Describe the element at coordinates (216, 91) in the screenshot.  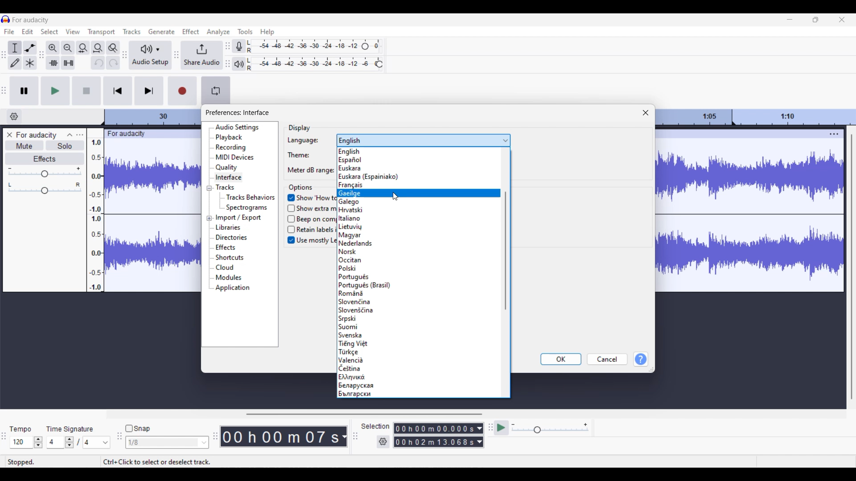
I see `Enable looping` at that location.